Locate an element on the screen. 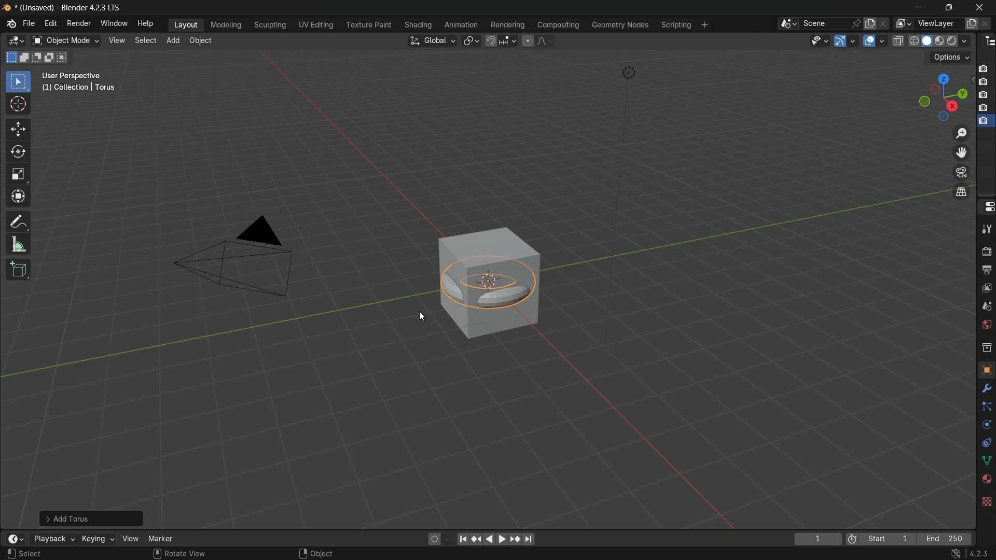  pin scene to workplace is located at coordinates (856, 23).